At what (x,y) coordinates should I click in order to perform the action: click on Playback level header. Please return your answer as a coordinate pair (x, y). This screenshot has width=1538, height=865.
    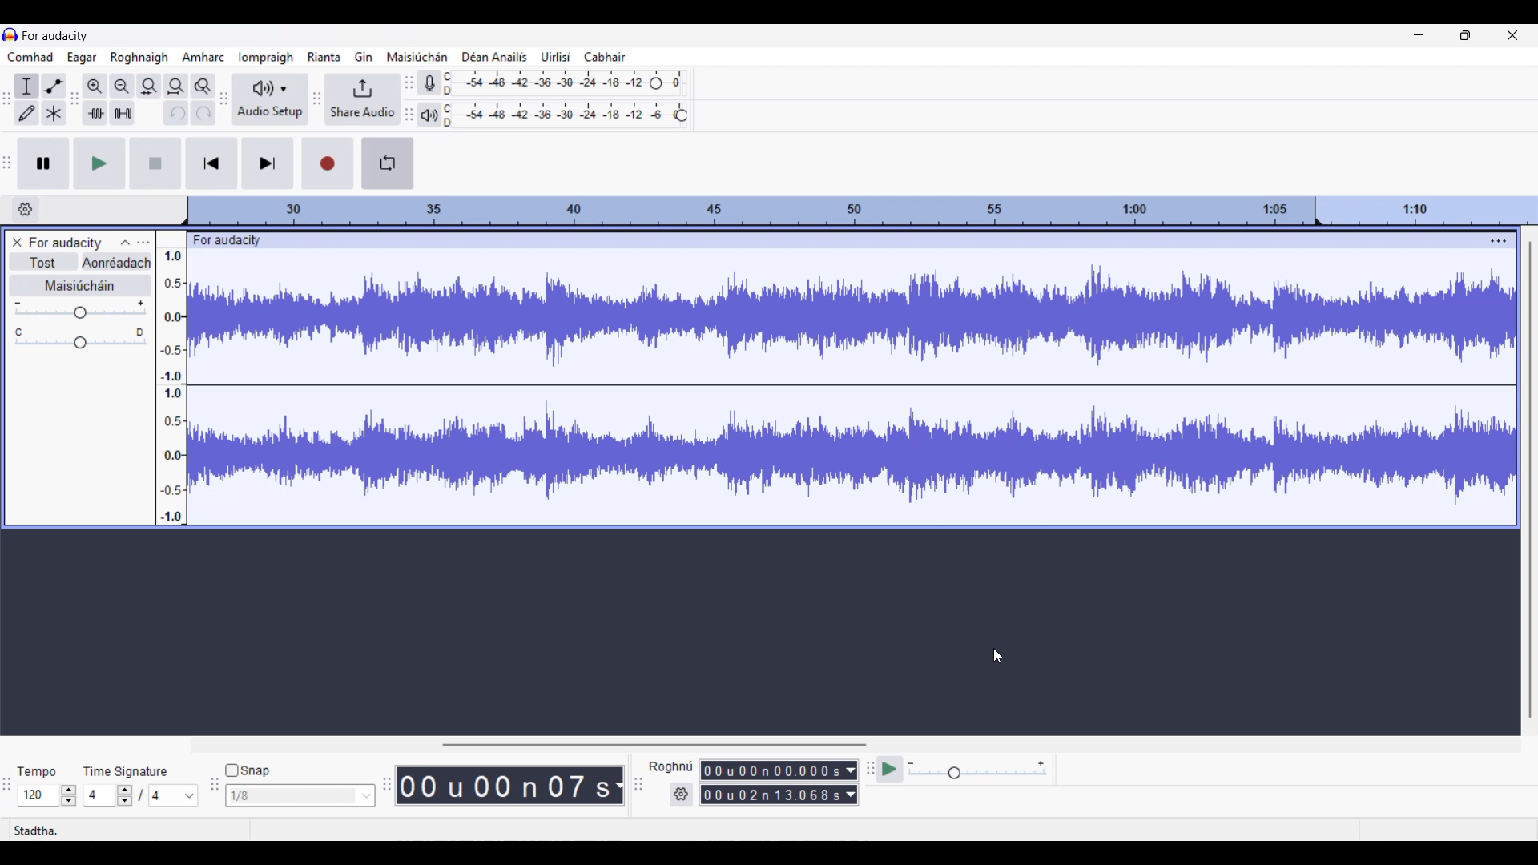
    Looking at the image, I should click on (681, 115).